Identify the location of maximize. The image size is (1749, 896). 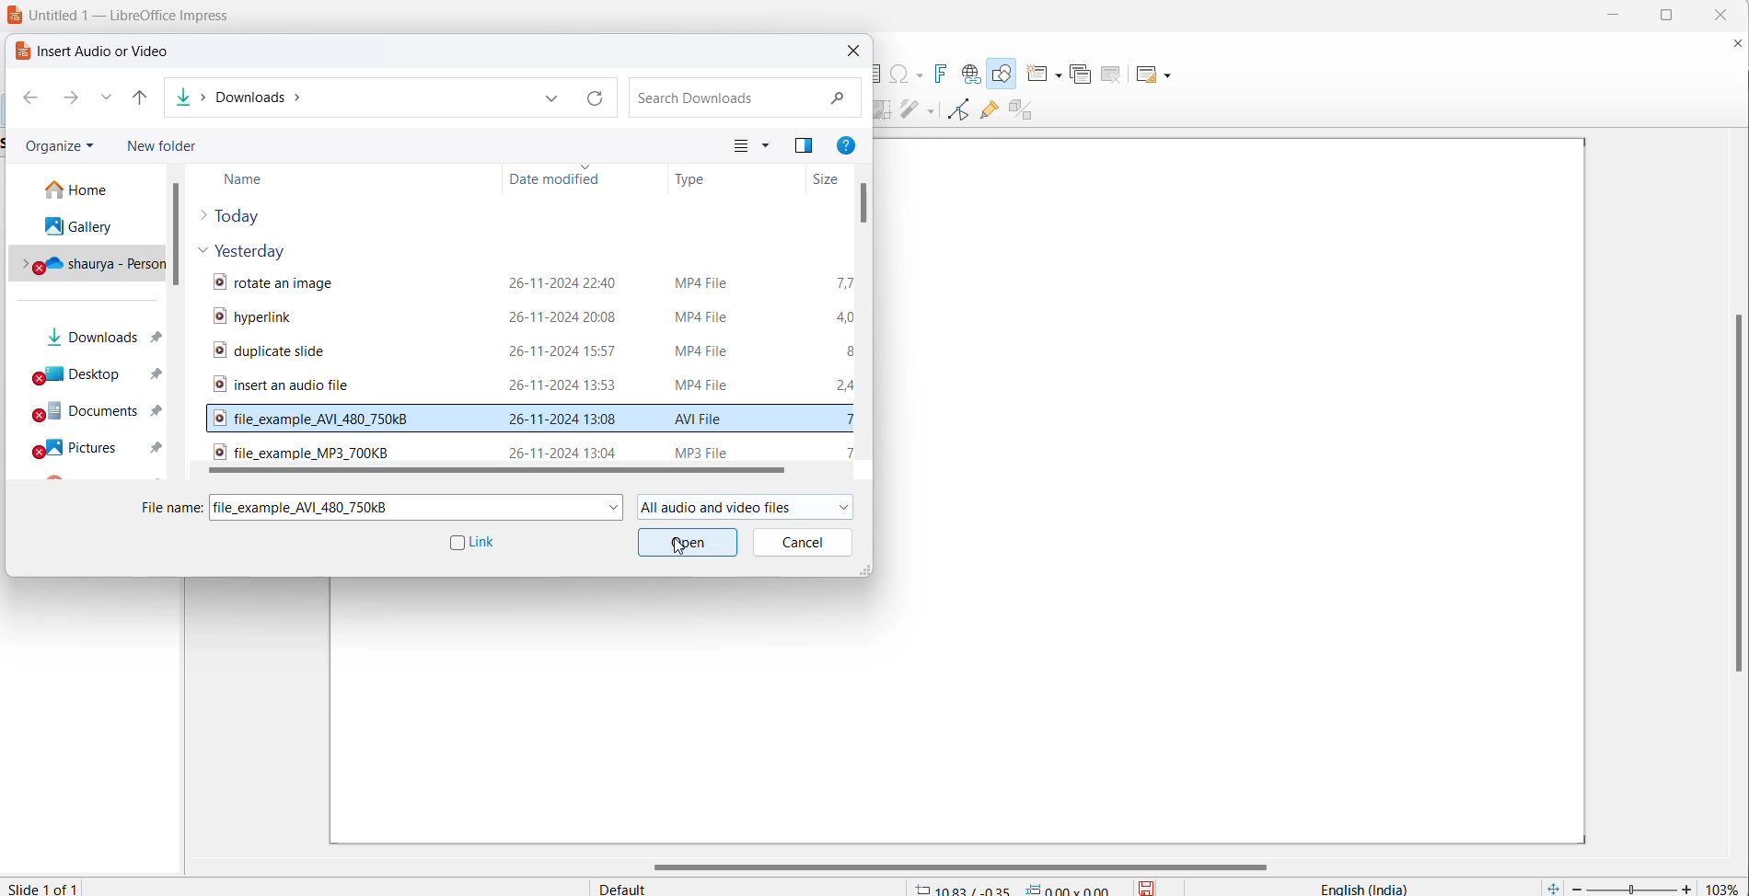
(1670, 17).